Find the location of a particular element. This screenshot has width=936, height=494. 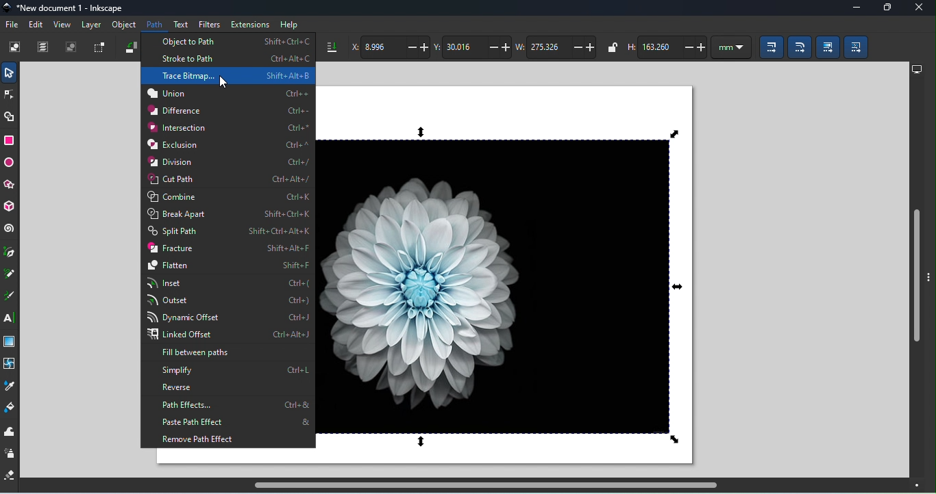

Height of the selection is located at coordinates (667, 48).